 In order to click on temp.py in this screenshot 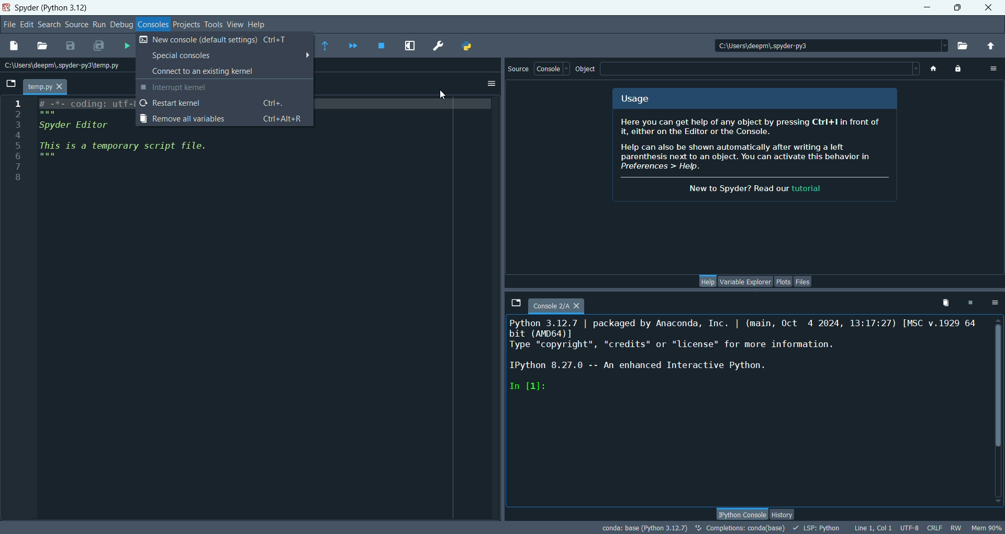, I will do `click(44, 87)`.